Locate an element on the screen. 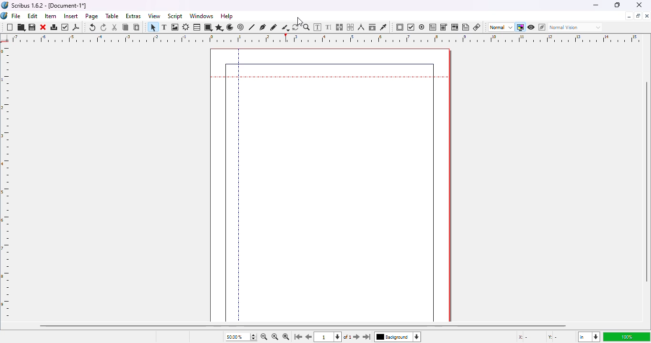 This screenshot has height=343, width=651. copy is located at coordinates (125, 27).